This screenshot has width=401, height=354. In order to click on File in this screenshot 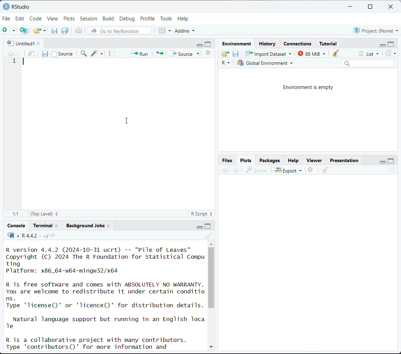, I will do `click(7, 18)`.